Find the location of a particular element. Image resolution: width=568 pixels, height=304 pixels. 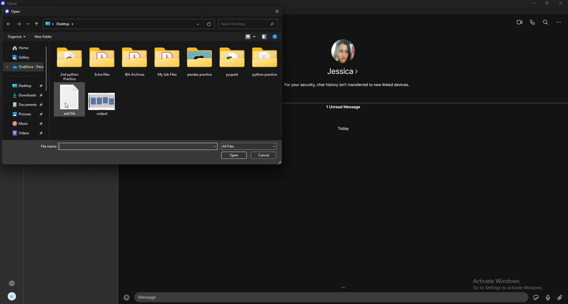

folder is located at coordinates (134, 63).